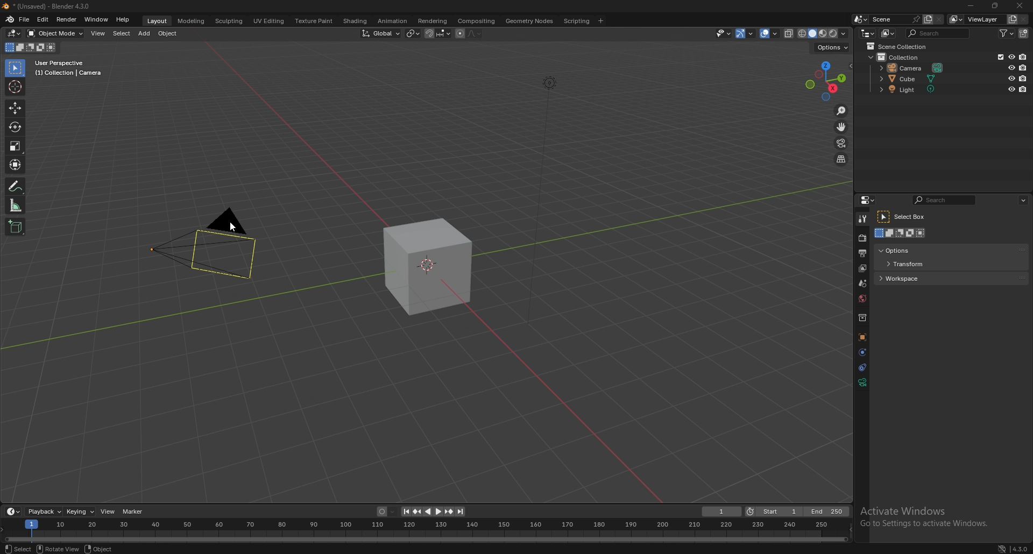 The width and height of the screenshot is (1033, 554). What do you see at coordinates (1011, 57) in the screenshot?
I see `hide in viewport` at bounding box center [1011, 57].